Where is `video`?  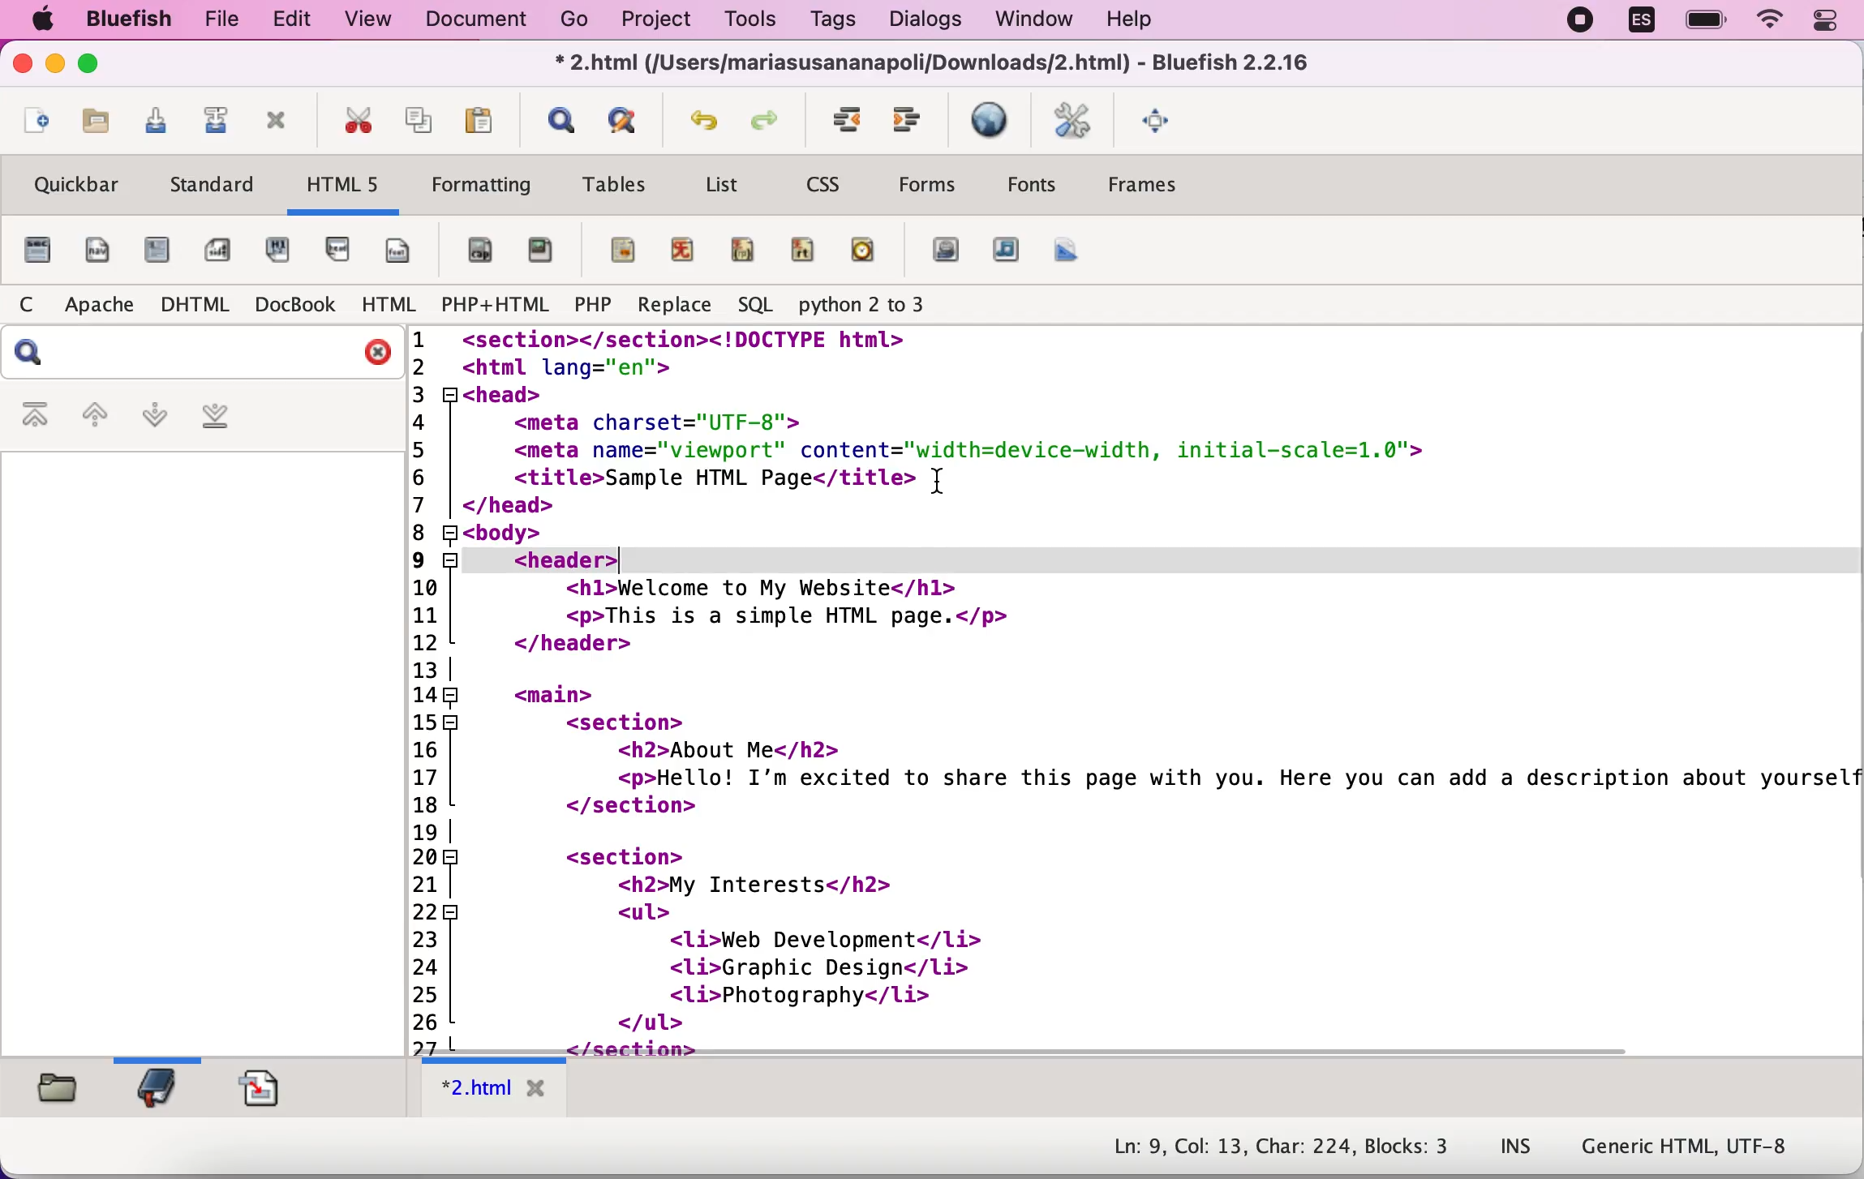 video is located at coordinates (938, 249).